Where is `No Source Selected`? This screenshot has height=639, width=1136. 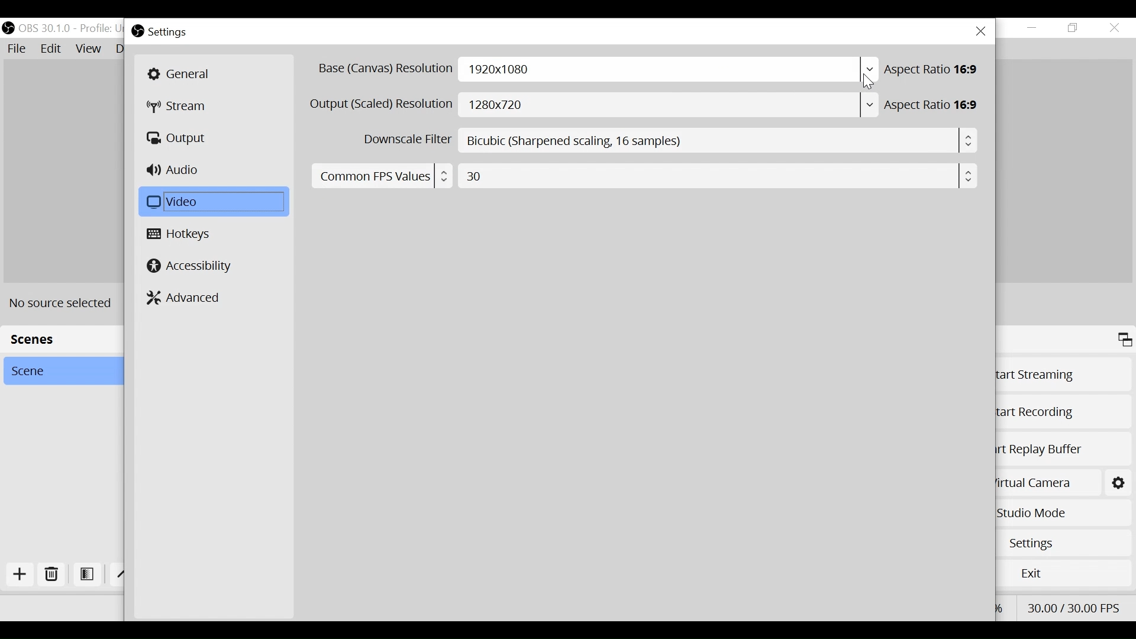 No Source Selected is located at coordinates (65, 303).